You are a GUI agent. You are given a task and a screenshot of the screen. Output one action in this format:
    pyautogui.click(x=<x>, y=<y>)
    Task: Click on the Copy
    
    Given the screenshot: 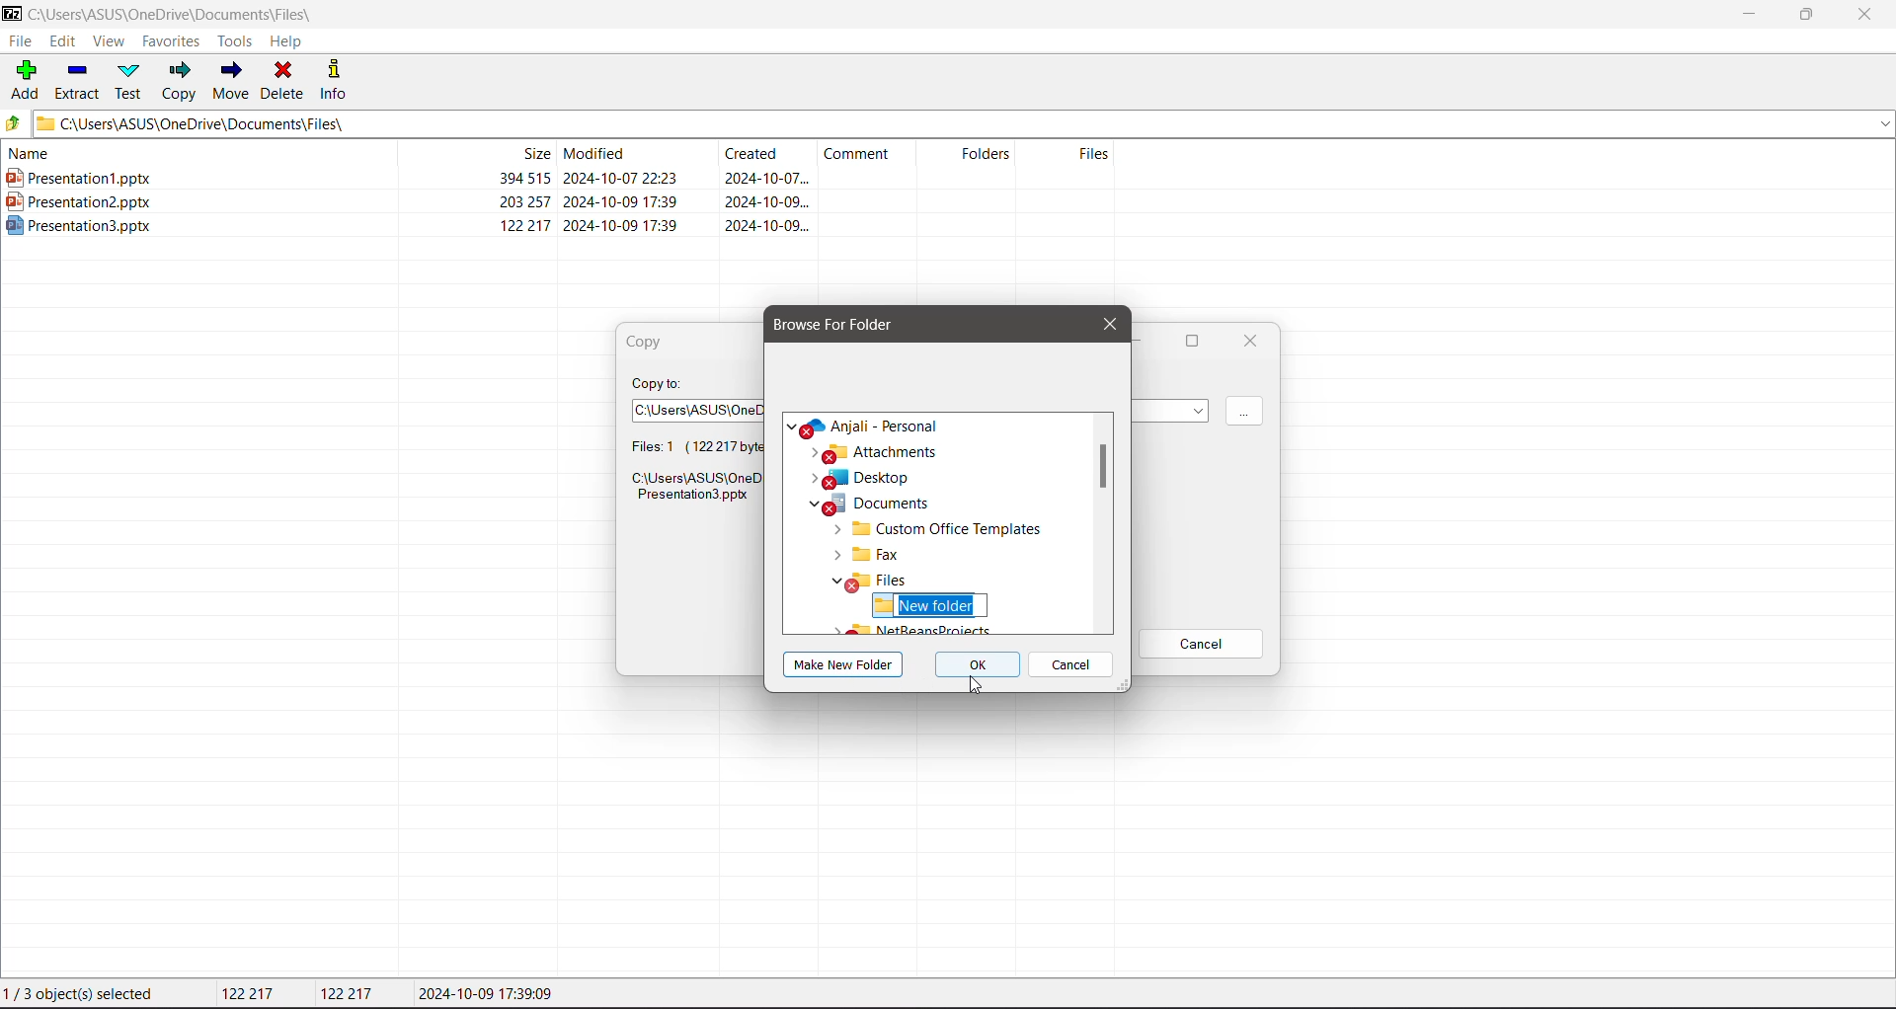 What is the action you would take?
    pyautogui.click(x=180, y=83)
    